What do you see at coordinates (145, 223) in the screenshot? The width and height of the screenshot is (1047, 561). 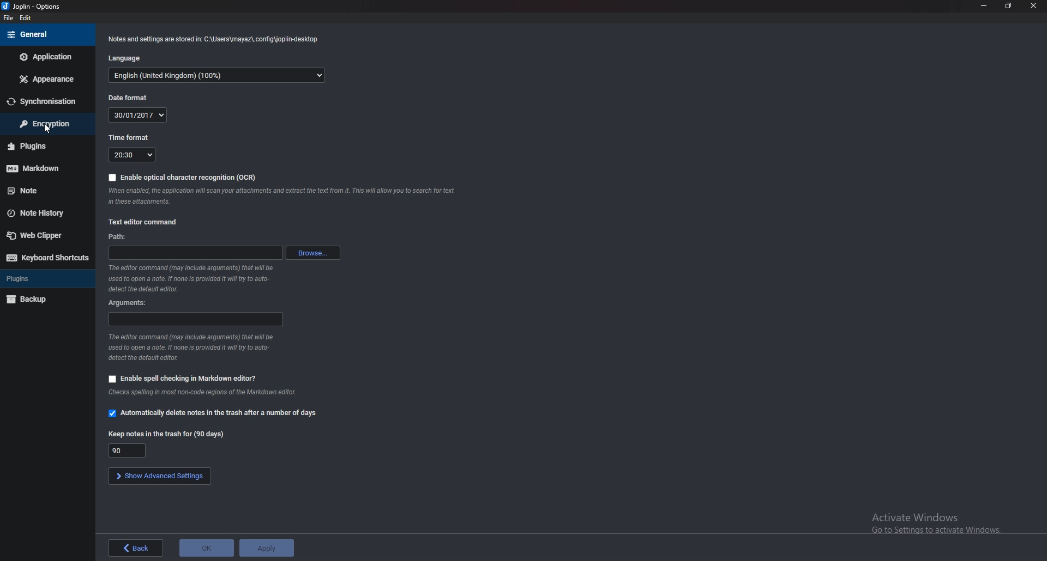 I see `text editor command` at bounding box center [145, 223].